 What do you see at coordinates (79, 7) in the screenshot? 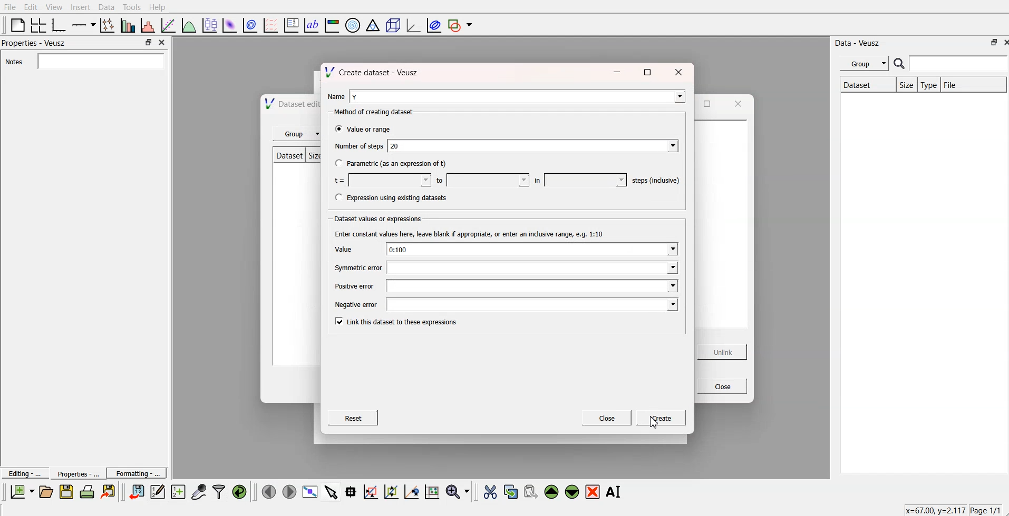
I see `Insert` at bounding box center [79, 7].